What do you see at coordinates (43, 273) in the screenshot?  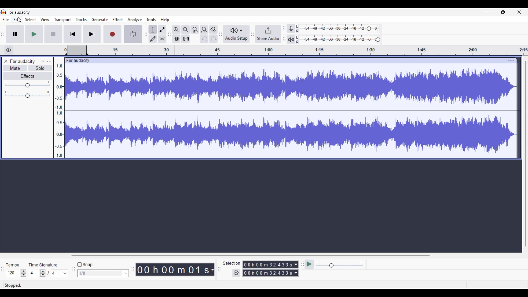 I see `Increase/Decrease number` at bounding box center [43, 273].